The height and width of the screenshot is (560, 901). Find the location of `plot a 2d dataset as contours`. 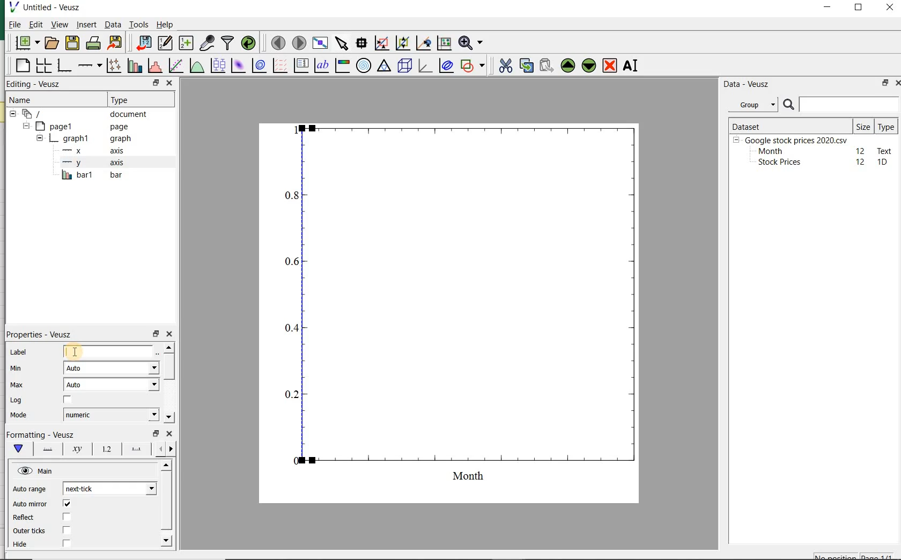

plot a 2d dataset as contours is located at coordinates (257, 67).